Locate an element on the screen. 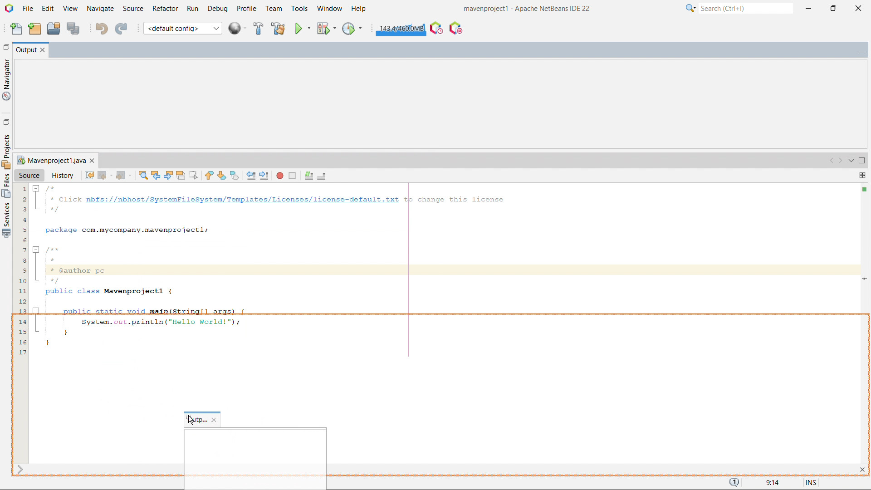 The height and width of the screenshot is (490, 871). services is located at coordinates (6, 151).